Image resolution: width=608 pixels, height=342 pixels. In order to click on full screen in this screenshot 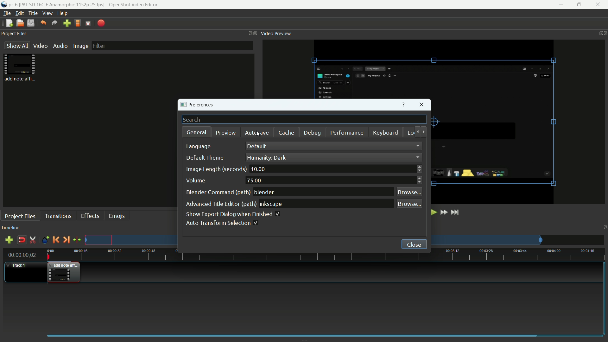, I will do `click(88, 23)`.